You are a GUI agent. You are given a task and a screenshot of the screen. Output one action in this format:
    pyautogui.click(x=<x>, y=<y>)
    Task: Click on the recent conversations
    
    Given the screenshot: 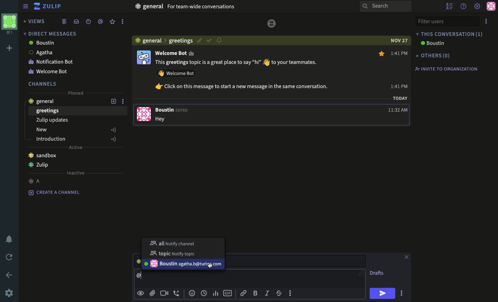 What is the action you would take?
    pyautogui.click(x=89, y=22)
    